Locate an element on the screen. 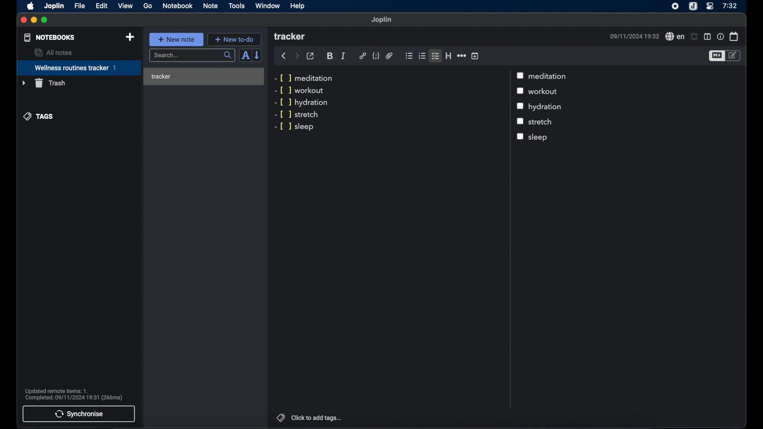 The width and height of the screenshot is (763, 429). checkbox is located at coordinates (521, 137).